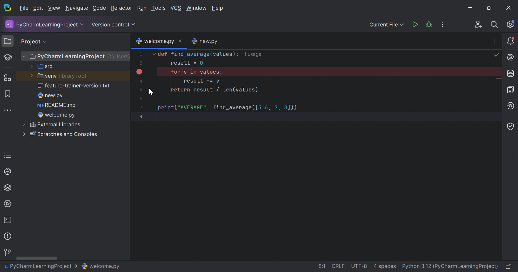 The width and height of the screenshot is (518, 272). What do you see at coordinates (141, 99) in the screenshot?
I see `6` at bounding box center [141, 99].